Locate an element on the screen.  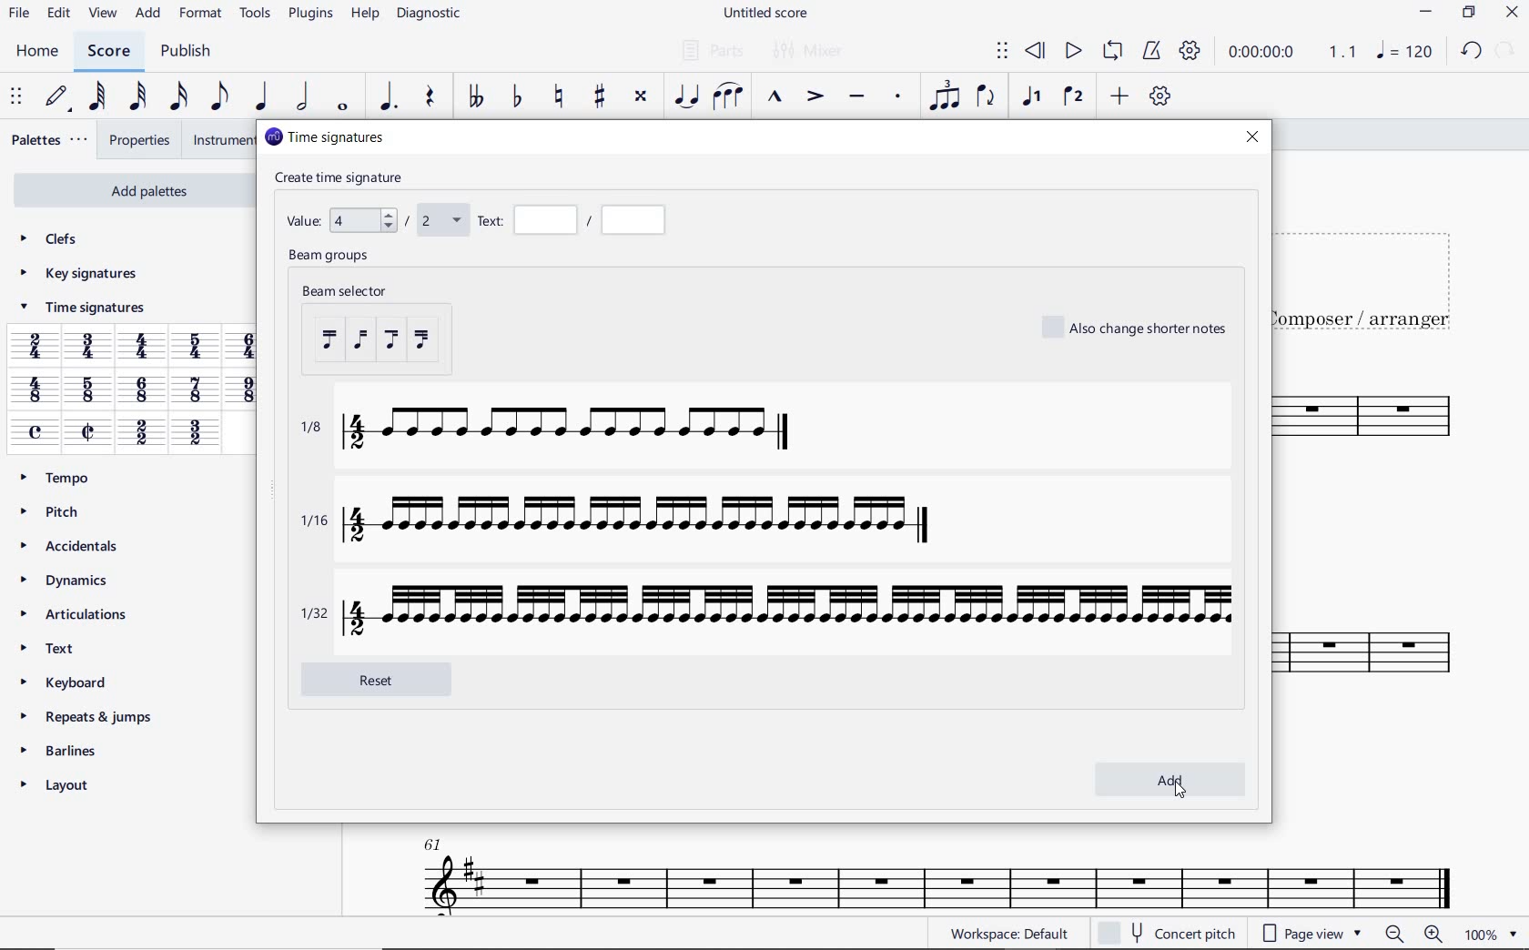
also change shorter notes is located at coordinates (1137, 327).